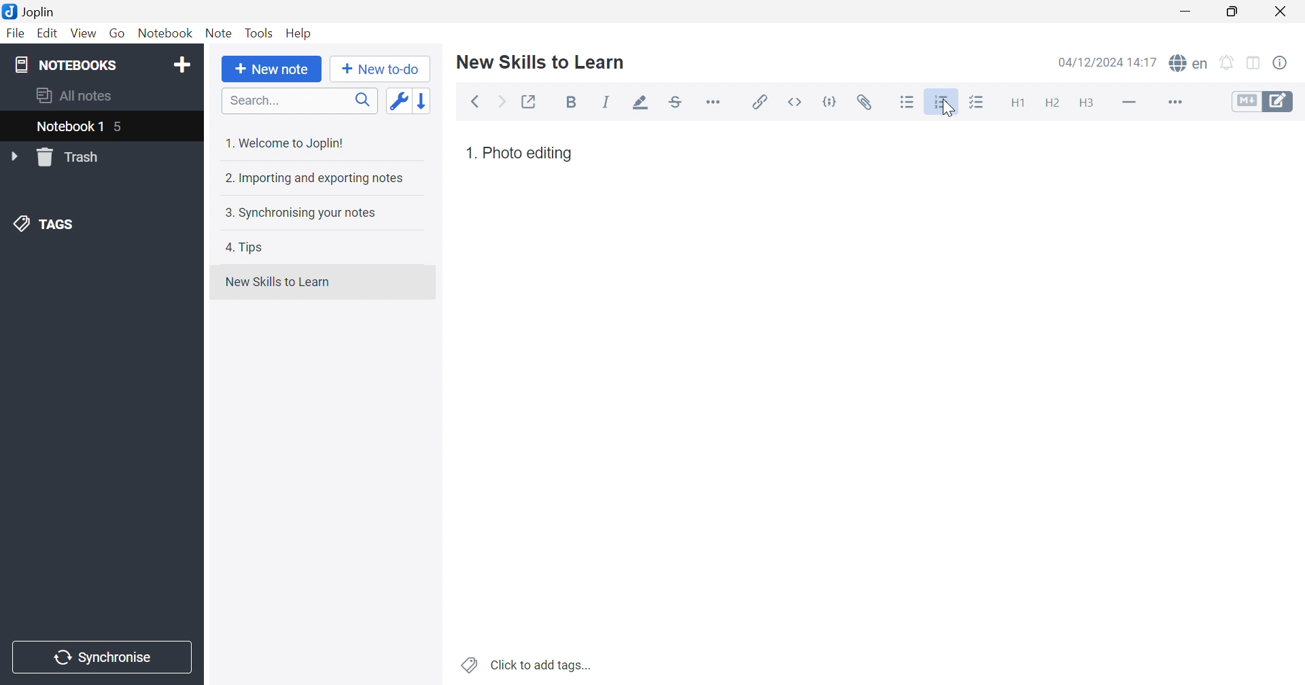  What do you see at coordinates (1280, 63) in the screenshot?
I see `Note properties` at bounding box center [1280, 63].